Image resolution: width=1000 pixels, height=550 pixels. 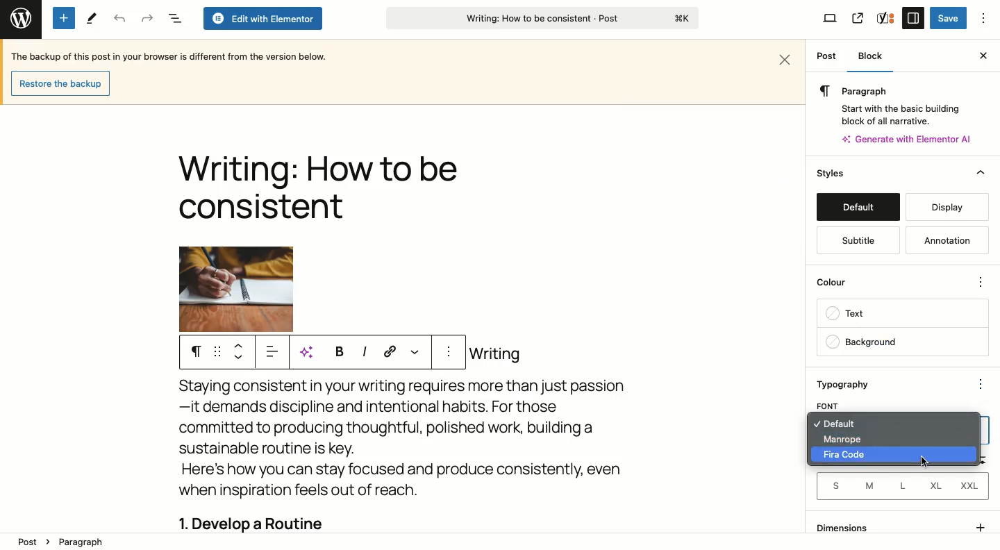 What do you see at coordinates (829, 405) in the screenshot?
I see `FONT` at bounding box center [829, 405].